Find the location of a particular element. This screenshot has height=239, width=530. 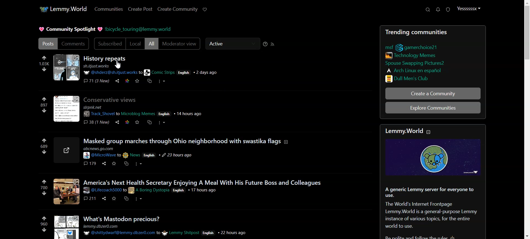

17 hours ago is located at coordinates (204, 190).